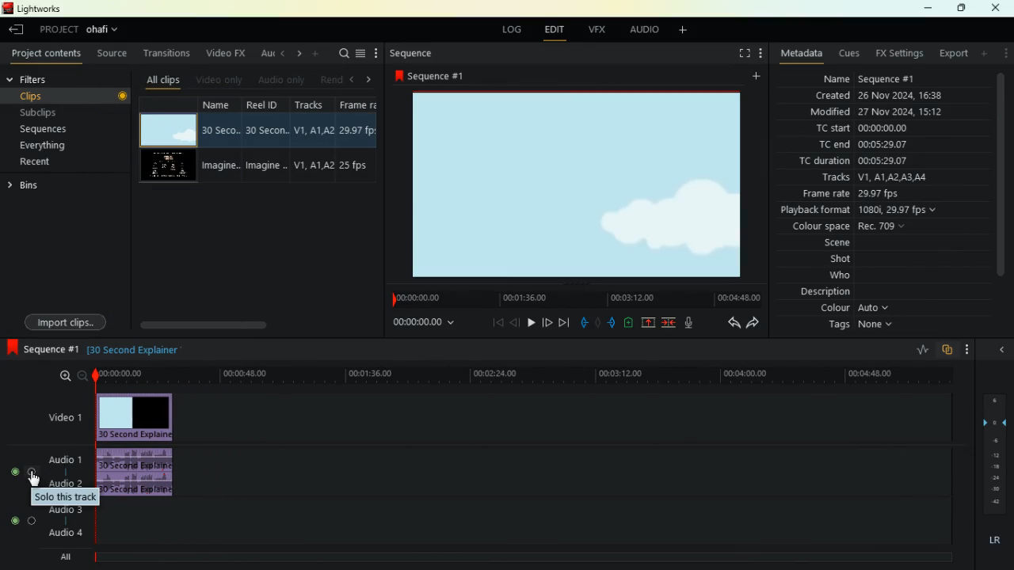 The height and width of the screenshot is (570, 1014). I want to click on minimize, so click(928, 8).